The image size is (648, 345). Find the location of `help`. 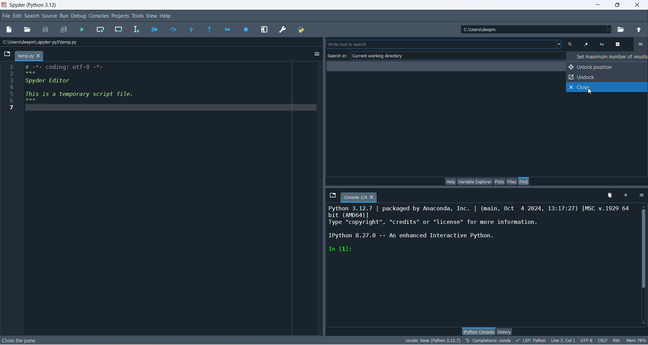

help is located at coordinates (450, 181).